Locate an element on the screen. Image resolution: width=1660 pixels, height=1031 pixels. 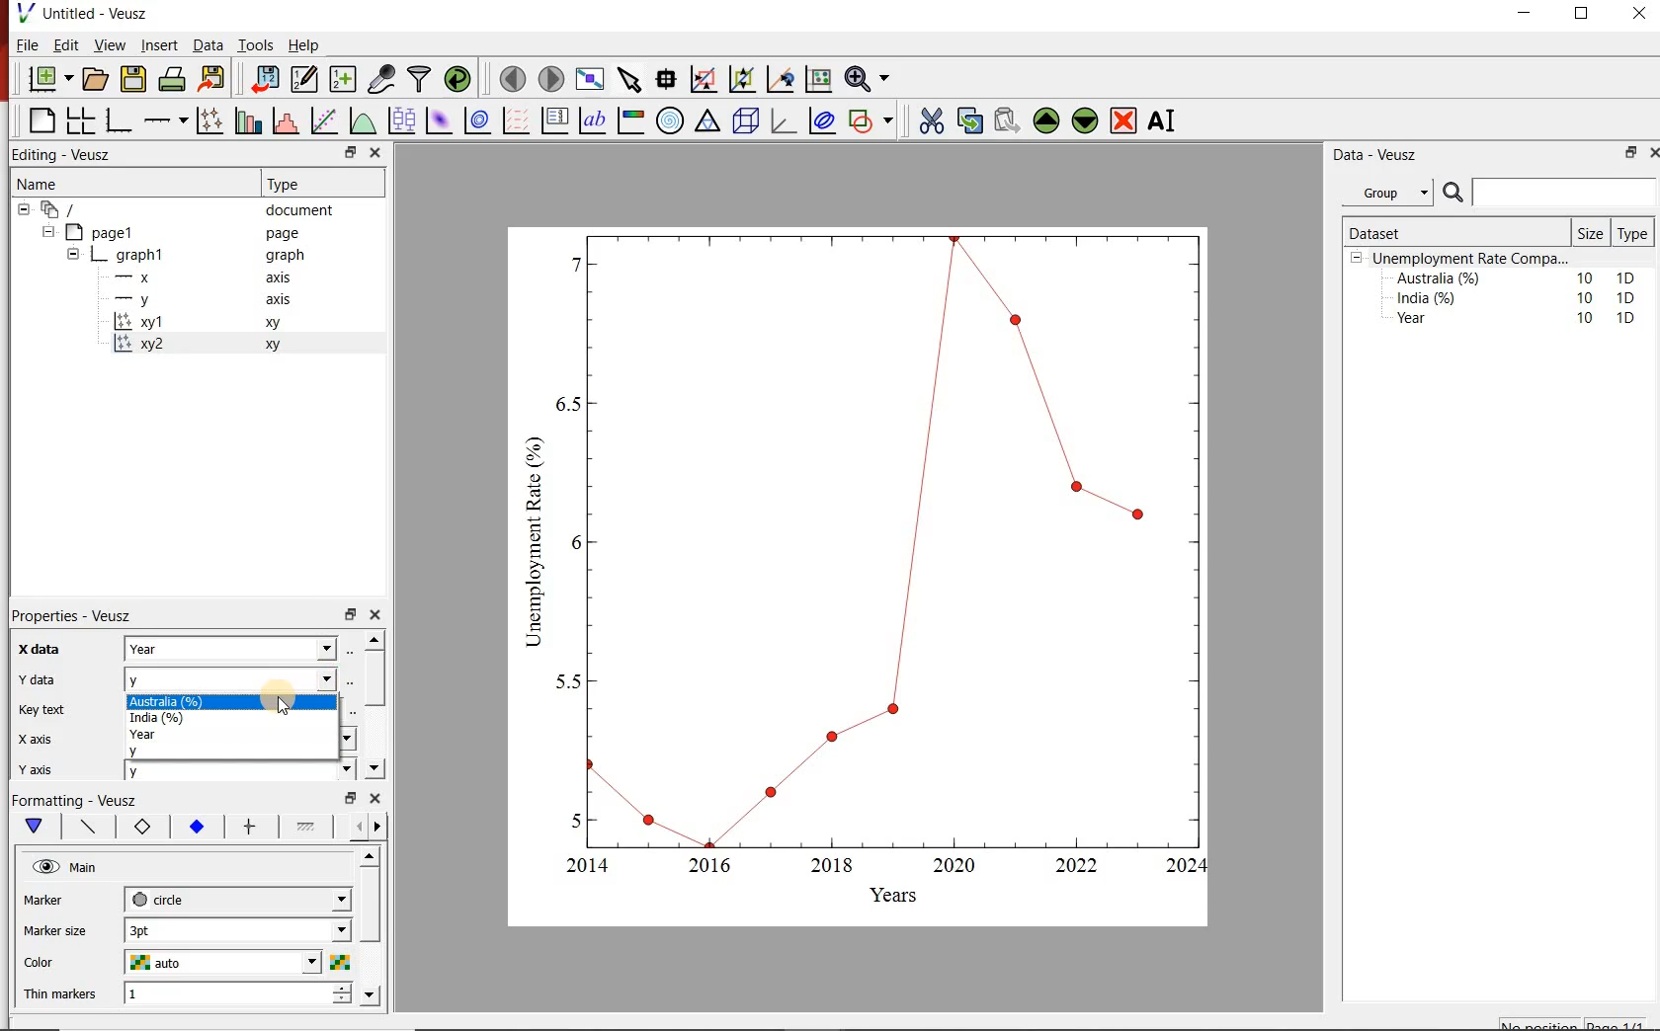
year is located at coordinates (232, 736).